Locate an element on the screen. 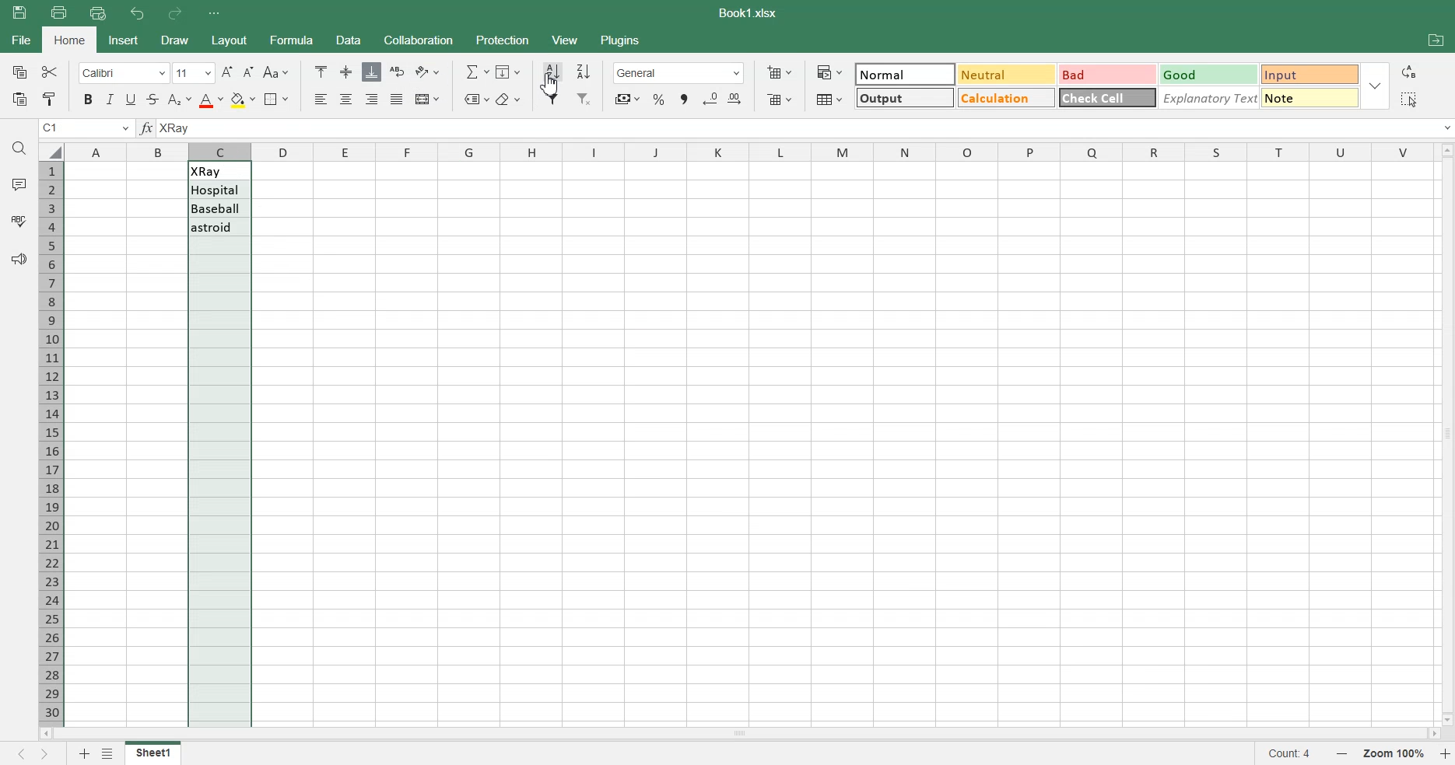  List Of Sheet is located at coordinates (110, 753).